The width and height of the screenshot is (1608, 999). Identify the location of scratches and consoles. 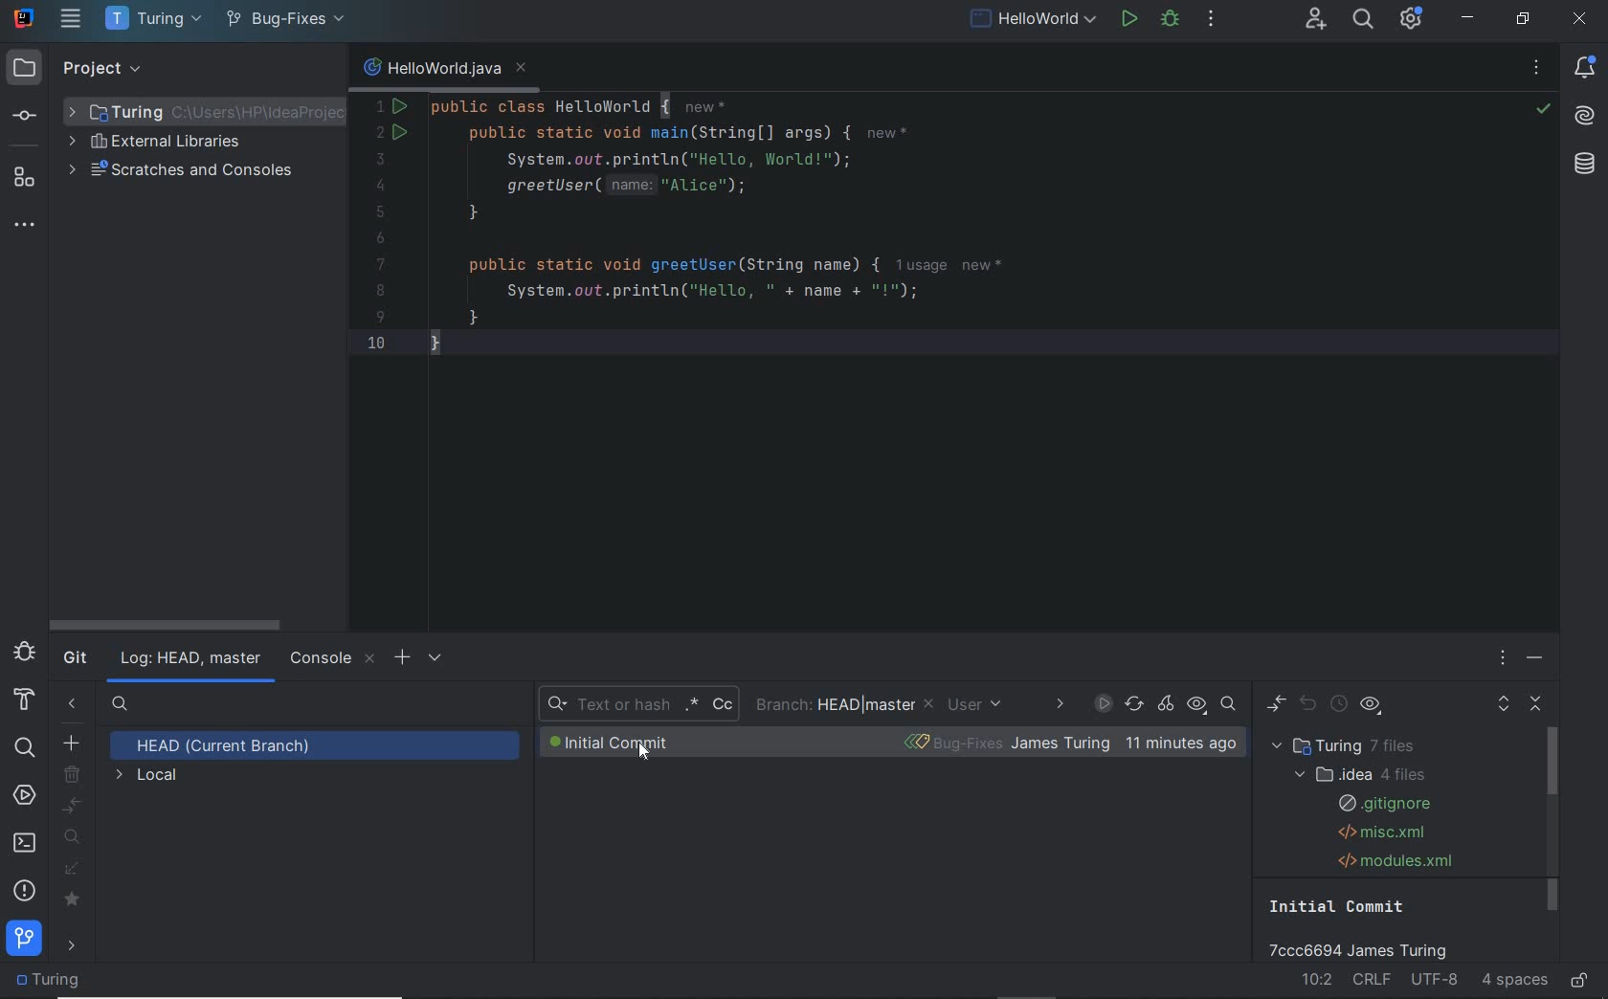
(185, 171).